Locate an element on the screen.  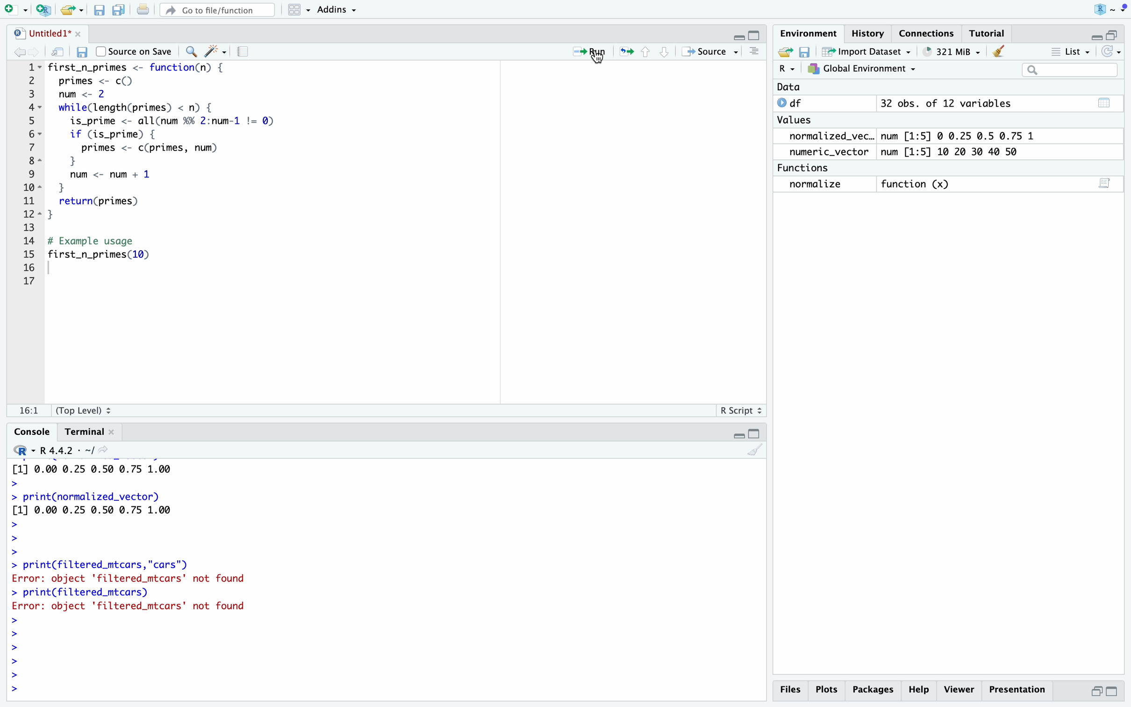
~ Addins ~ is located at coordinates (348, 11).